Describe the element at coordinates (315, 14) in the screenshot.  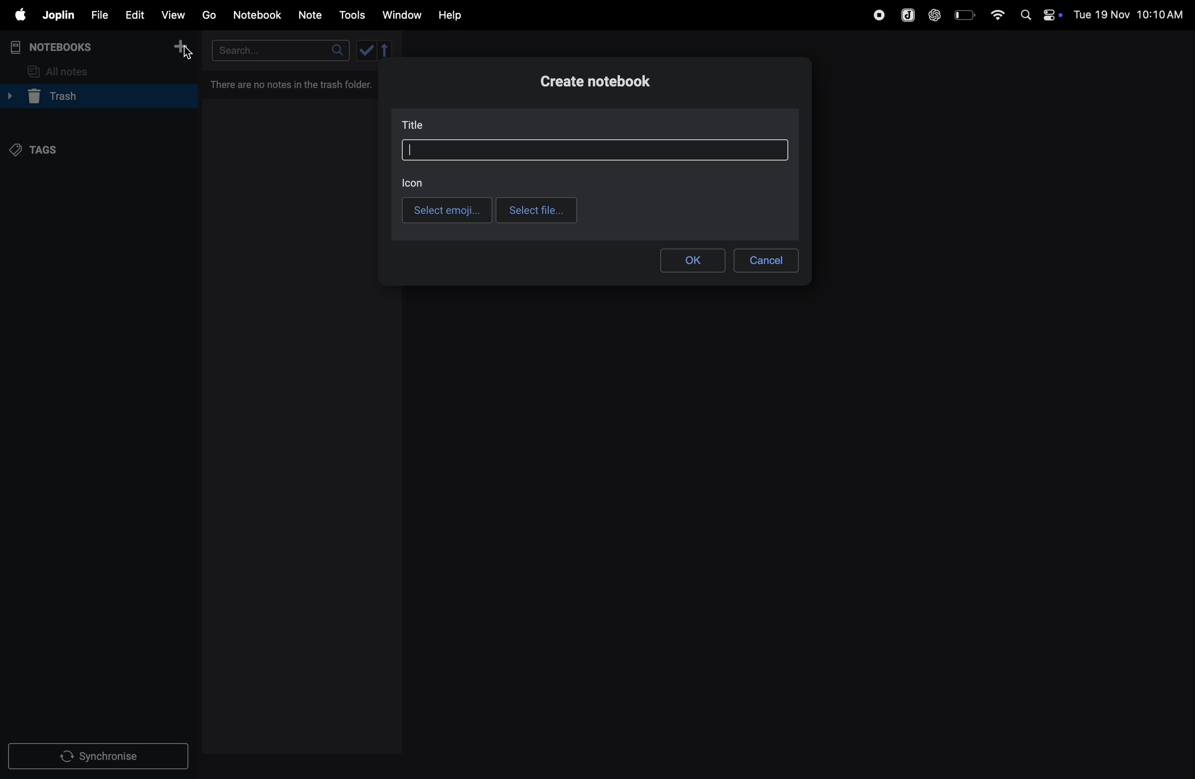
I see `note` at that location.